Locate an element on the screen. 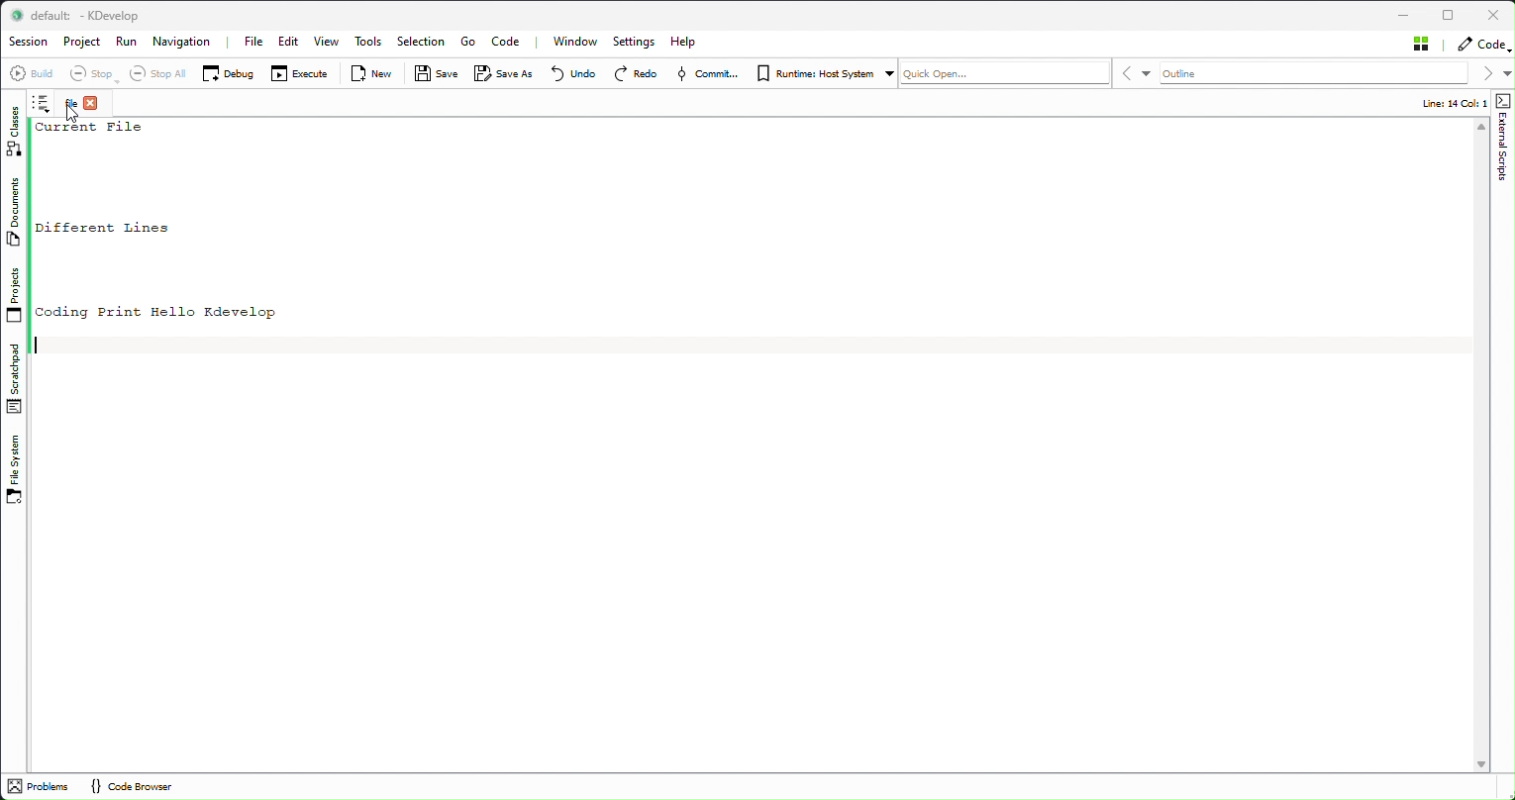 This screenshot has width=1515, height=800. Shape is located at coordinates (1504, 139).